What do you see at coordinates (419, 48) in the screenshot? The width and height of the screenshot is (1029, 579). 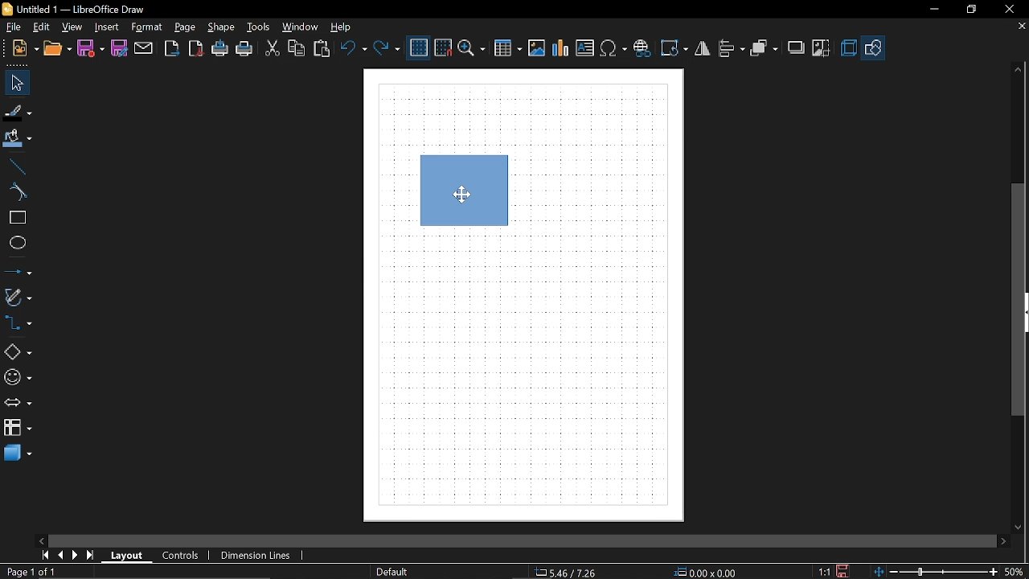 I see `grid` at bounding box center [419, 48].